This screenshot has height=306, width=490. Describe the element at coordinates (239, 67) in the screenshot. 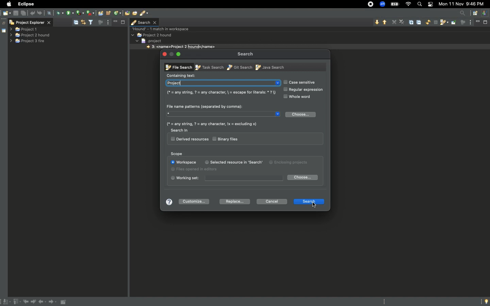

I see `Git search` at that location.